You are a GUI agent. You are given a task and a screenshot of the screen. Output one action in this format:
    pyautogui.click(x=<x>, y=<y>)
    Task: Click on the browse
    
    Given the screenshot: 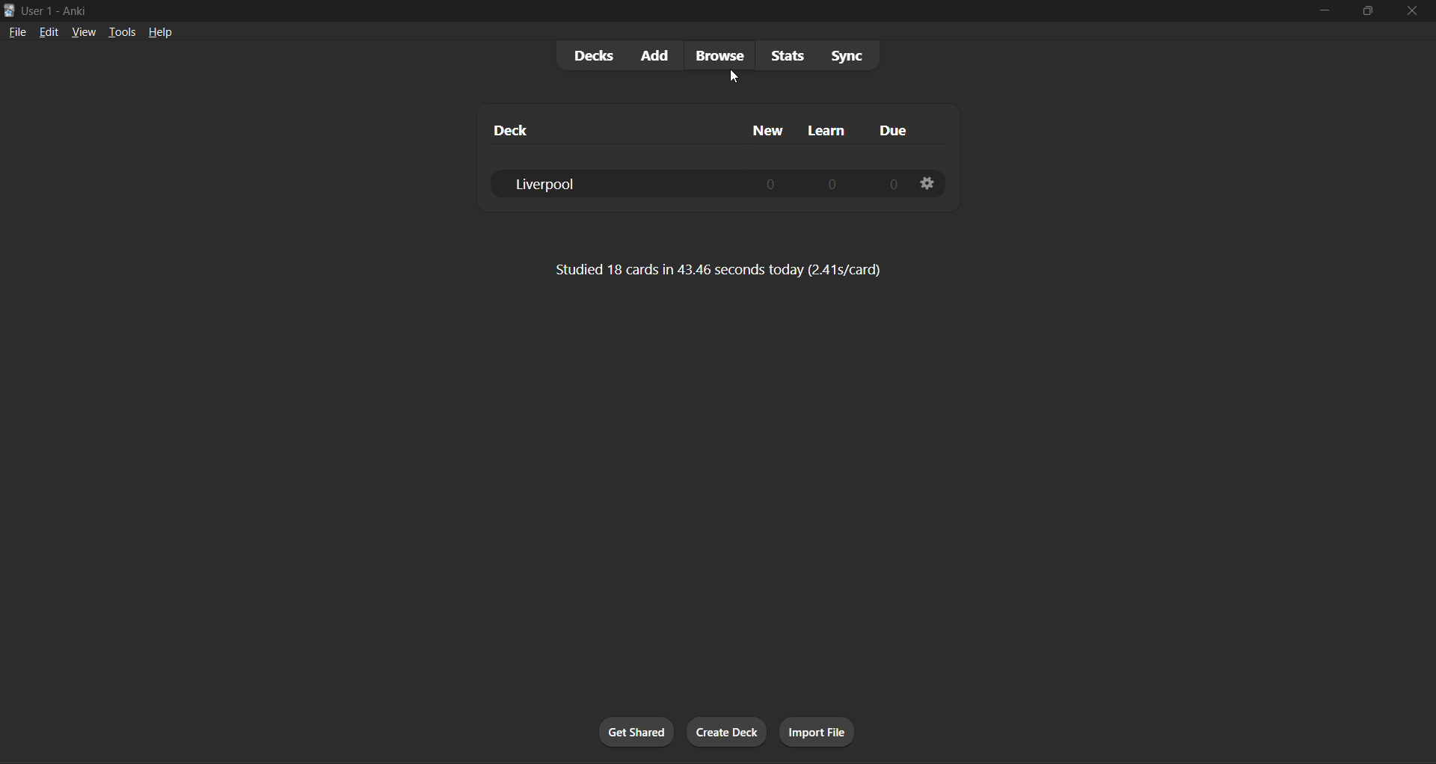 What is the action you would take?
    pyautogui.click(x=718, y=55)
    